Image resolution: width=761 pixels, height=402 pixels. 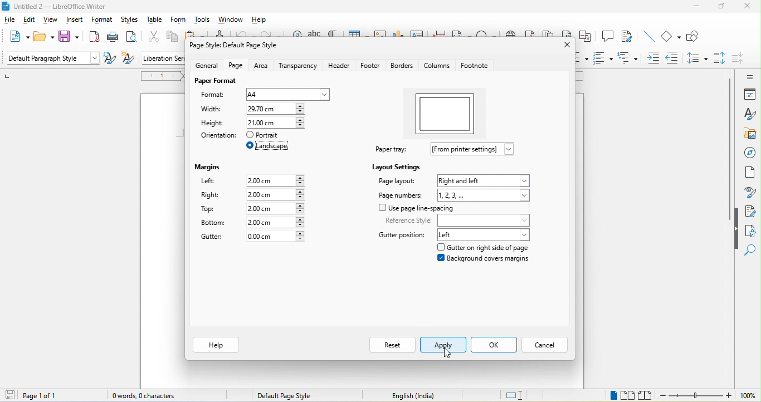 I want to click on 29.70 cm, so click(x=277, y=122).